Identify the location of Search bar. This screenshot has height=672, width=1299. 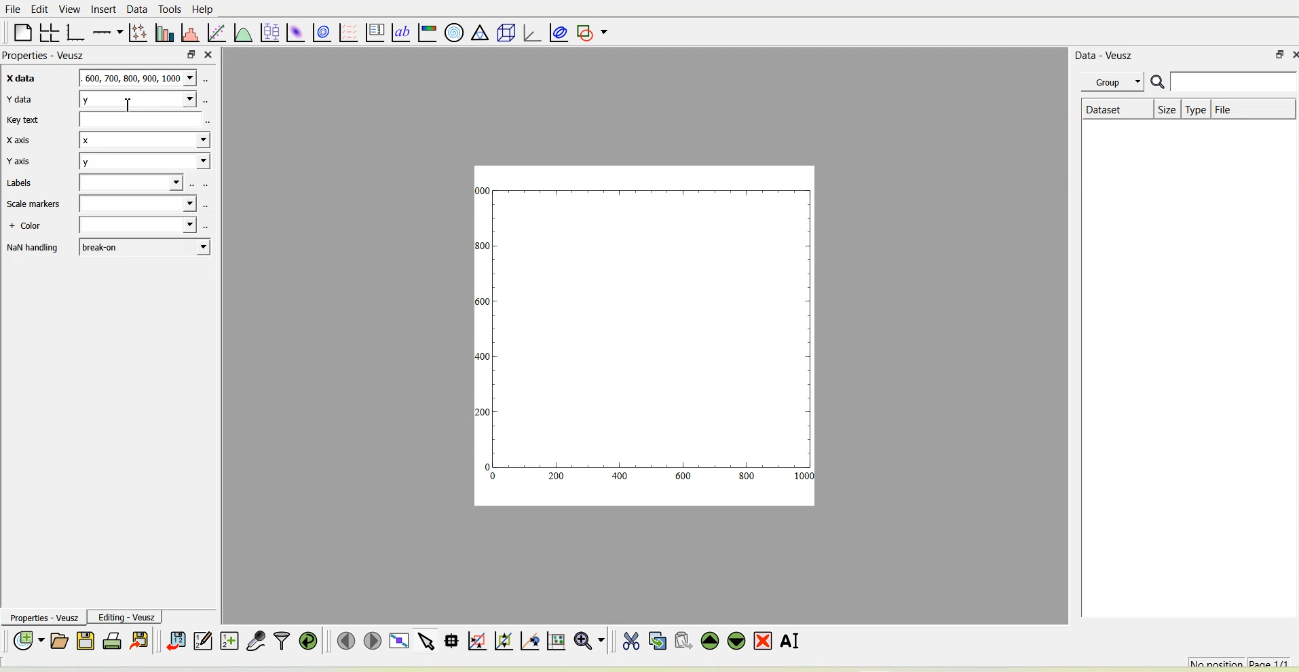
(1223, 81).